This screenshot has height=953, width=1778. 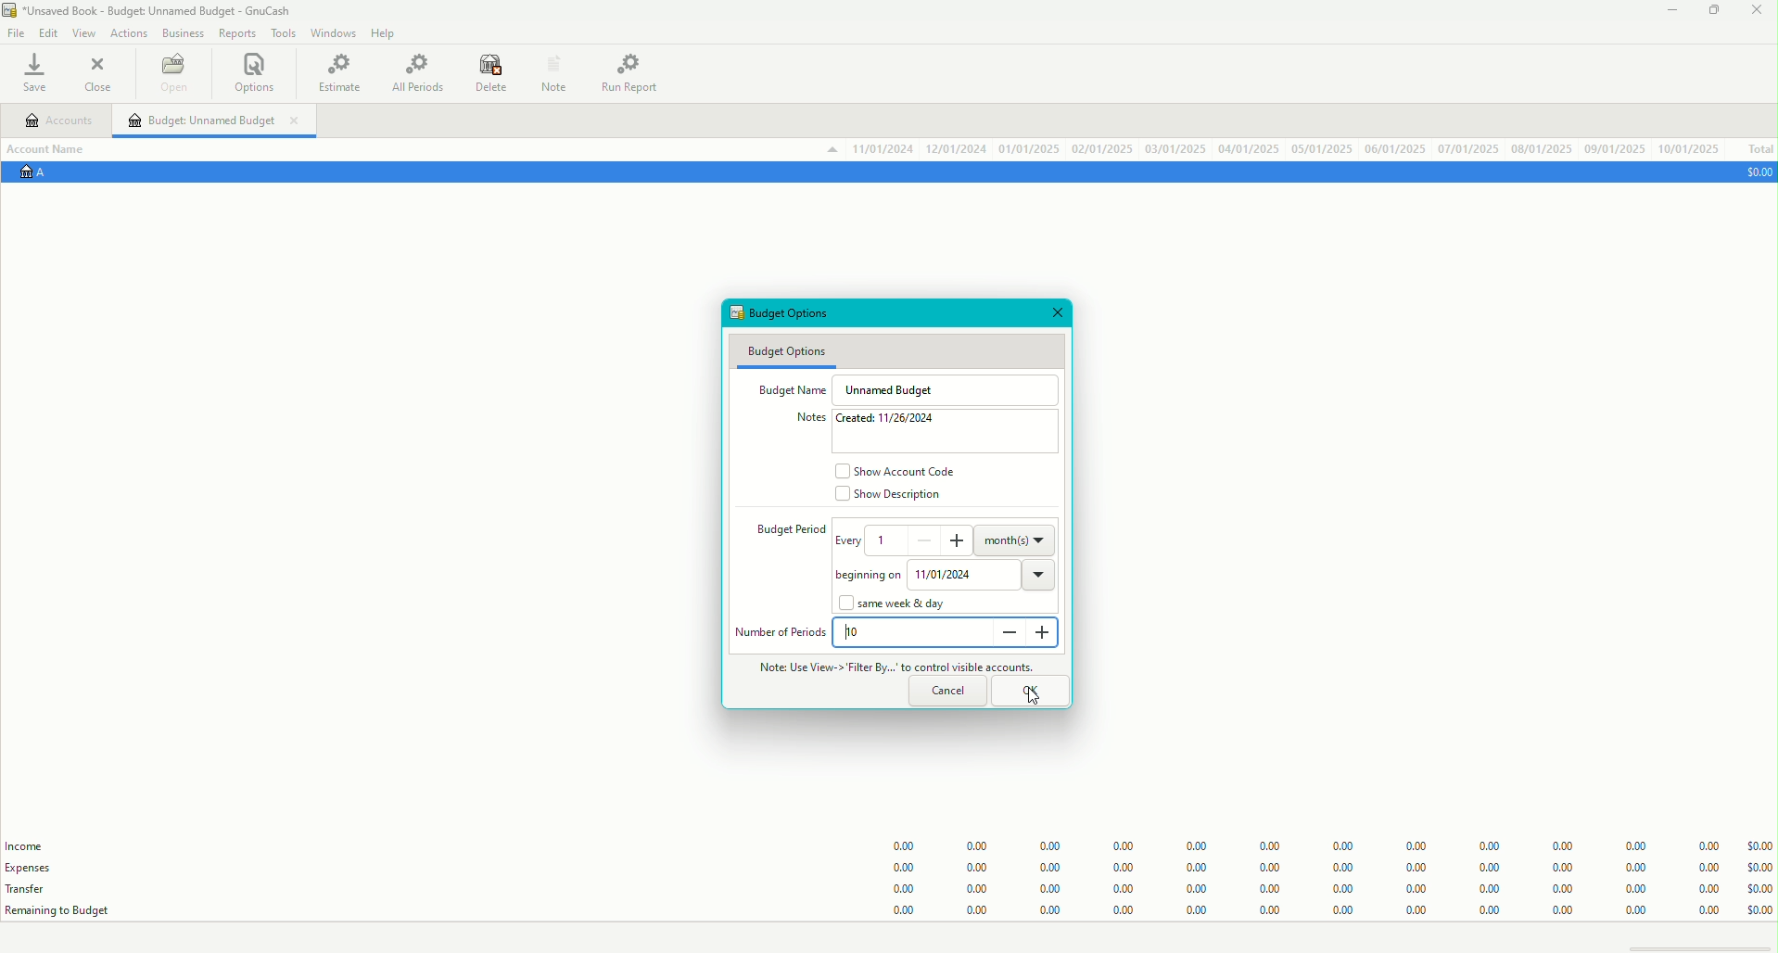 What do you see at coordinates (83, 34) in the screenshot?
I see `View` at bounding box center [83, 34].